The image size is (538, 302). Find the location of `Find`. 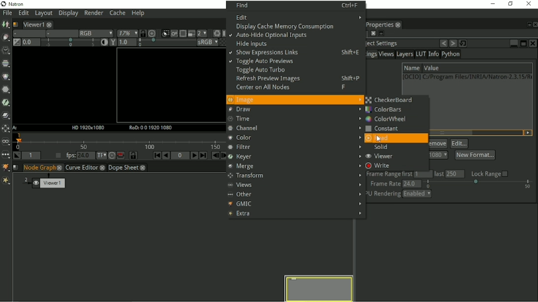

Find is located at coordinates (297, 5).